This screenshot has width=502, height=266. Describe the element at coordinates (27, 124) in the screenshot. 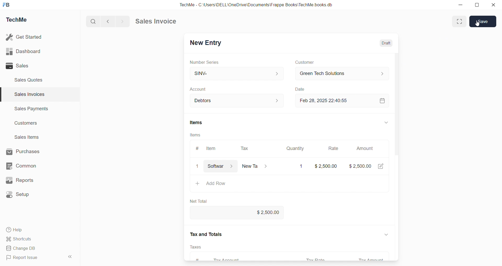

I see `Customers` at that location.